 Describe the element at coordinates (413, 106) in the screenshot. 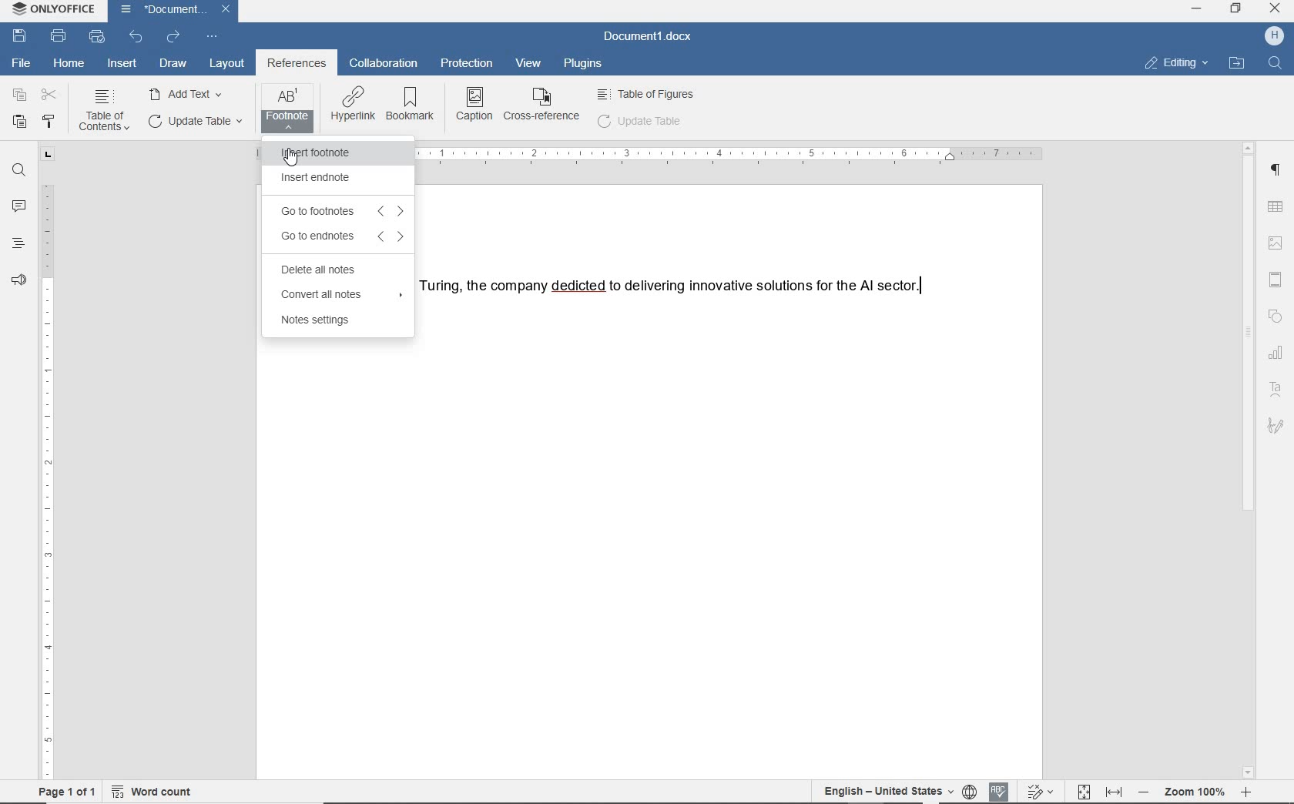

I see `bookmark` at that location.